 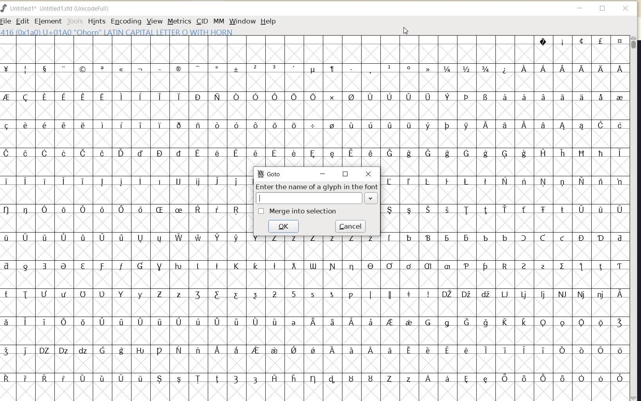 I want to click on CID, so click(x=201, y=21).